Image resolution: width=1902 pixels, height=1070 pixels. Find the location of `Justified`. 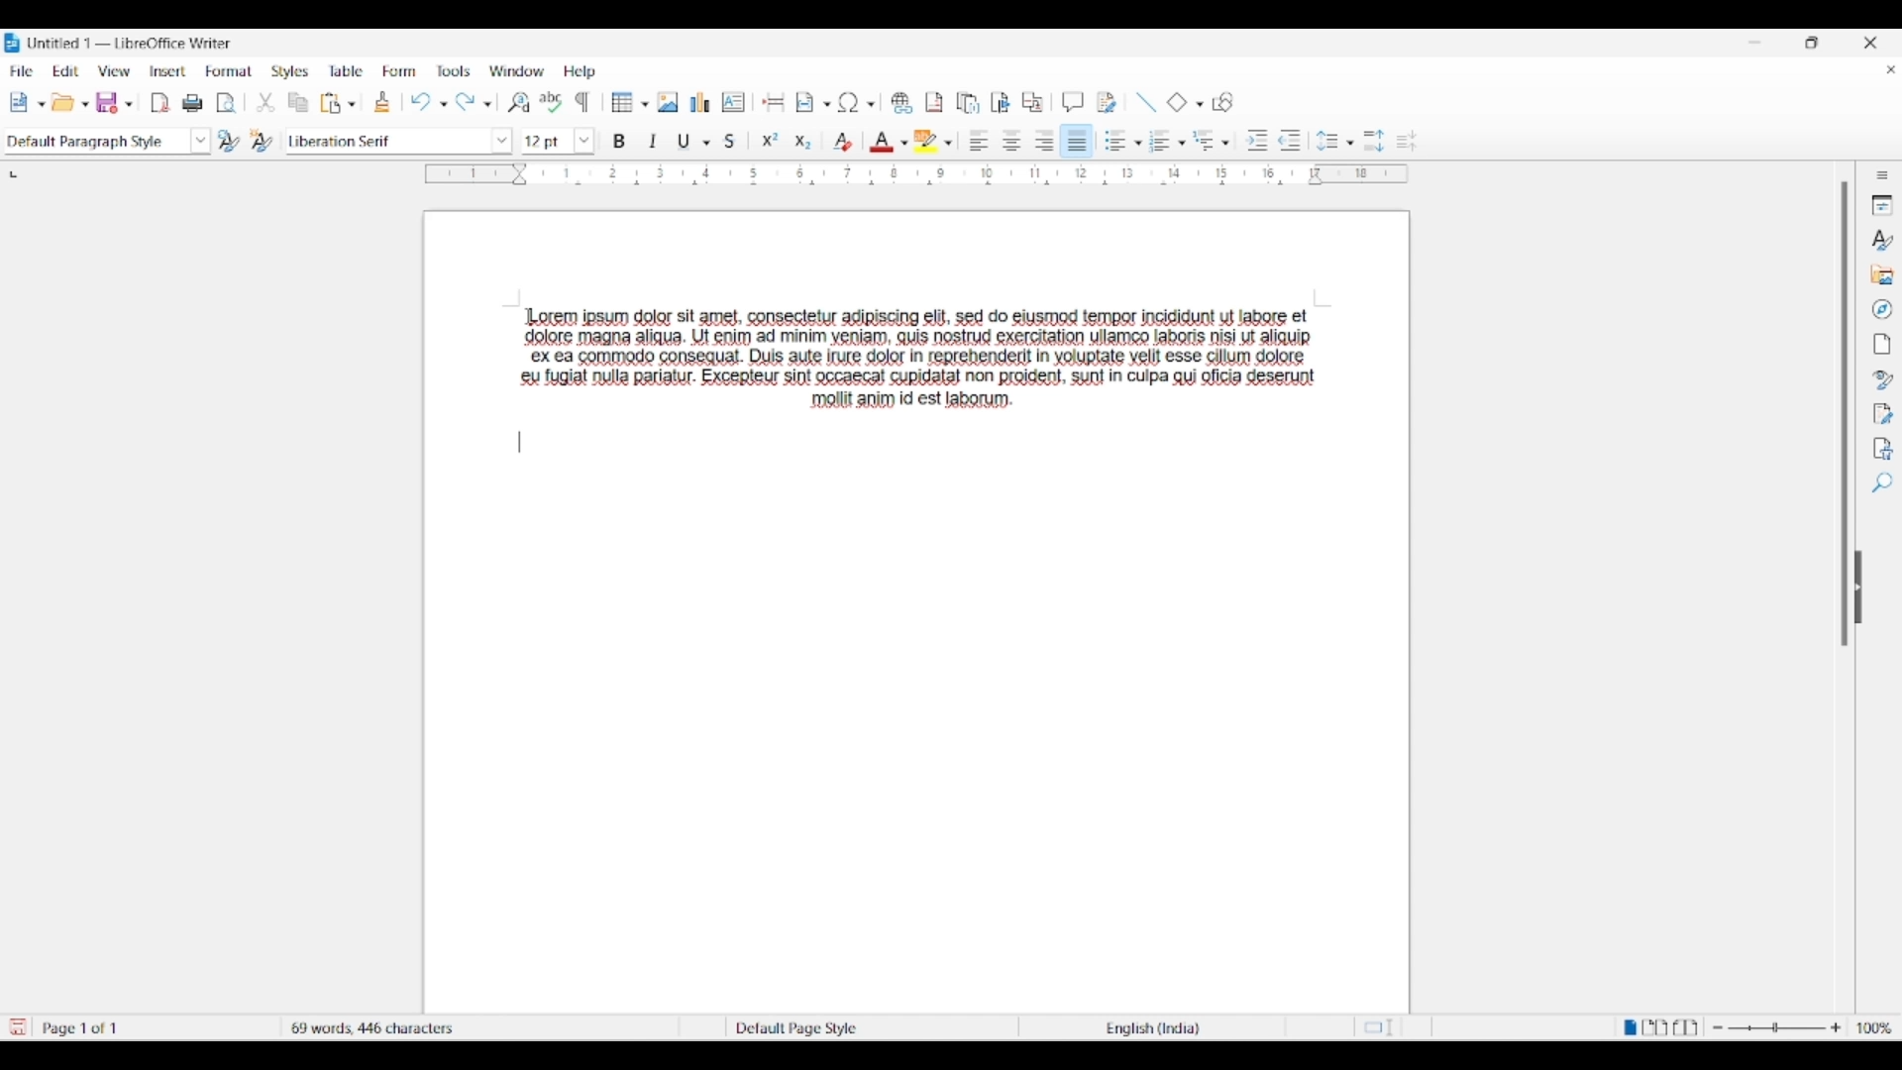

Justified is located at coordinates (1078, 141).